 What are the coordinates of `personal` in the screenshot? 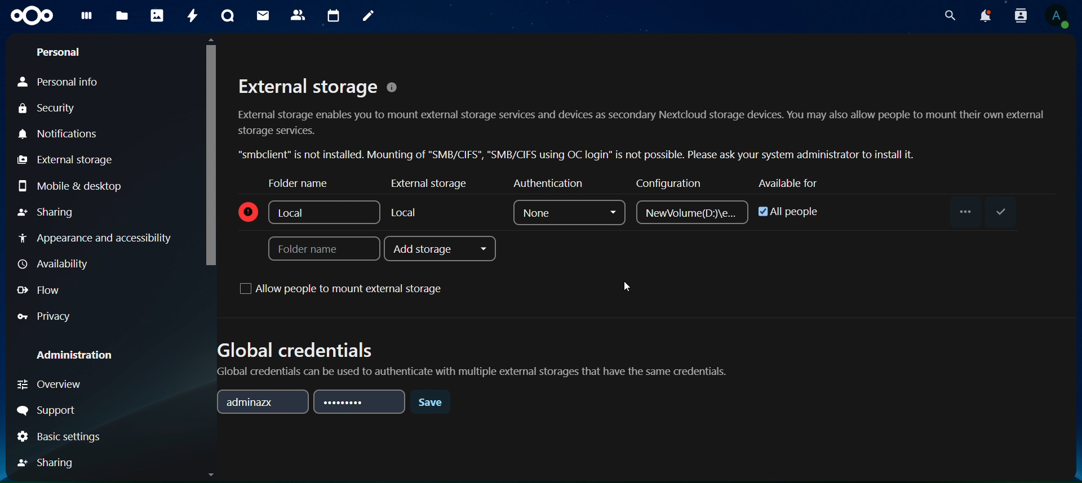 It's located at (60, 50).